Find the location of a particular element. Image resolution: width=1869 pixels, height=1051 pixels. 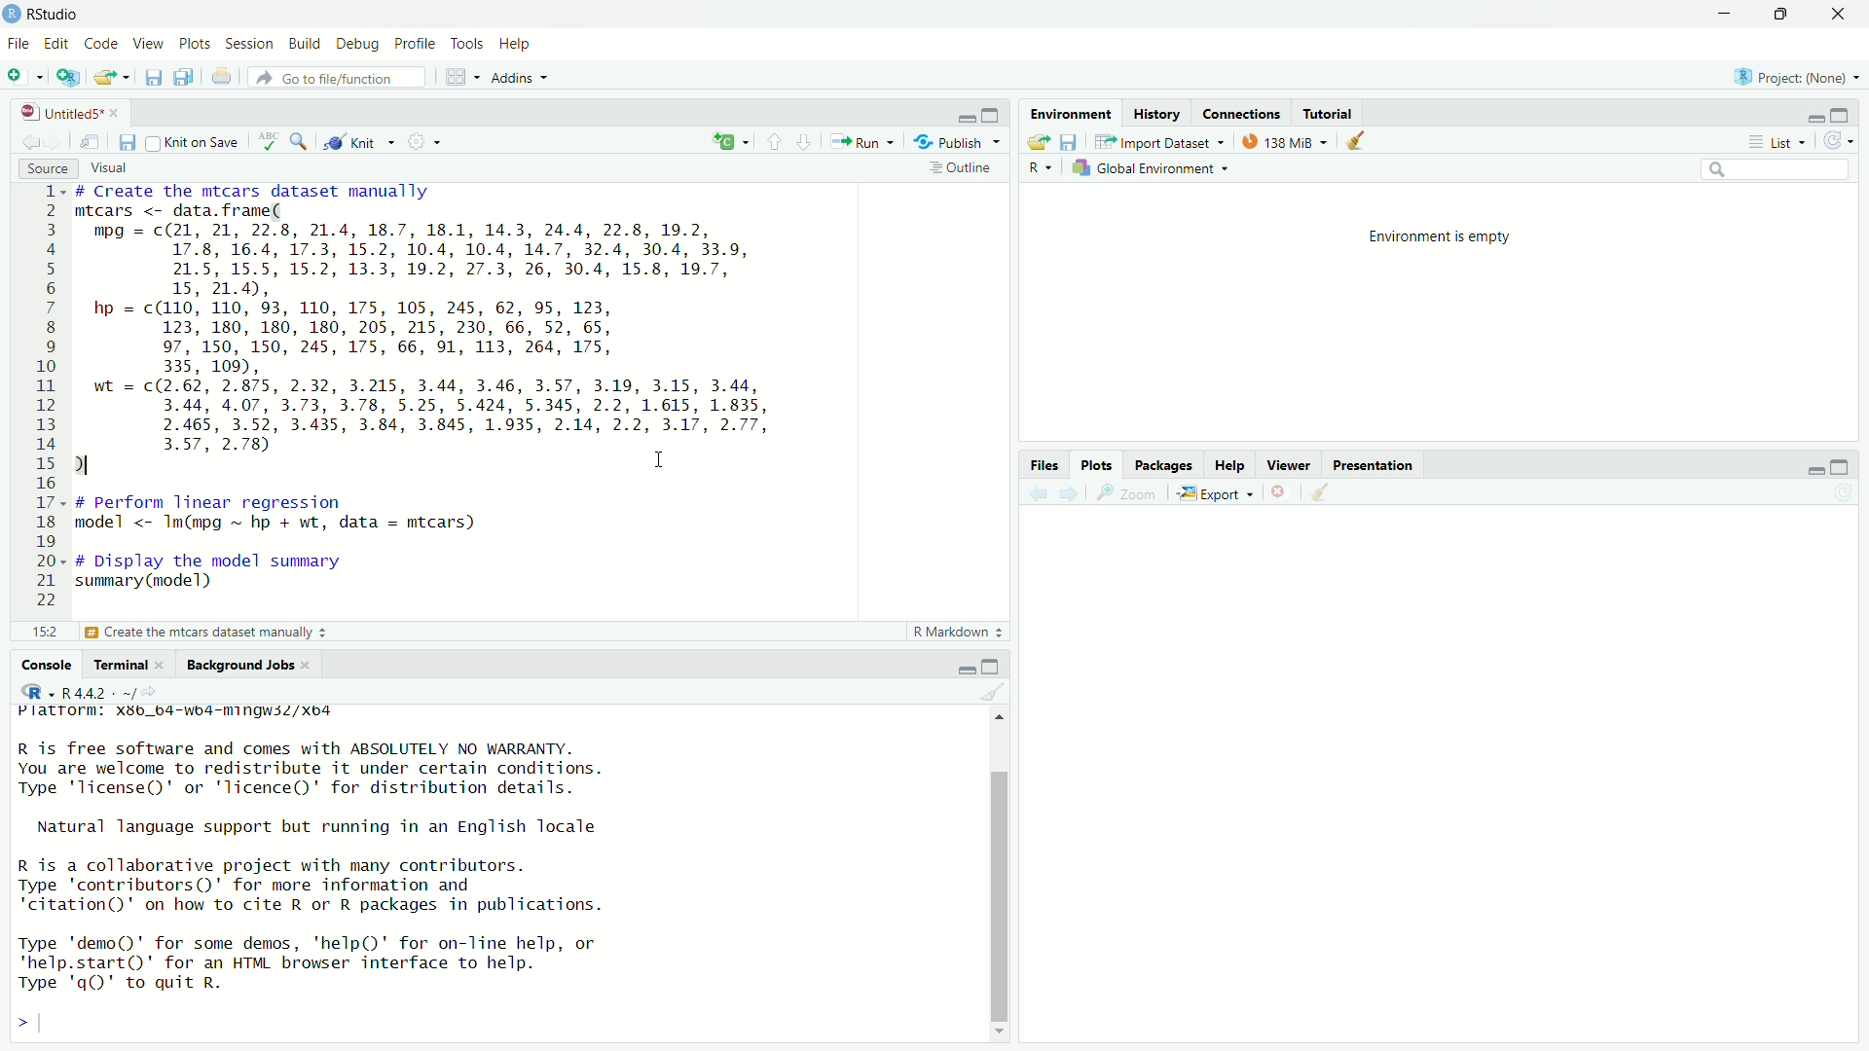

knit is located at coordinates (354, 143).